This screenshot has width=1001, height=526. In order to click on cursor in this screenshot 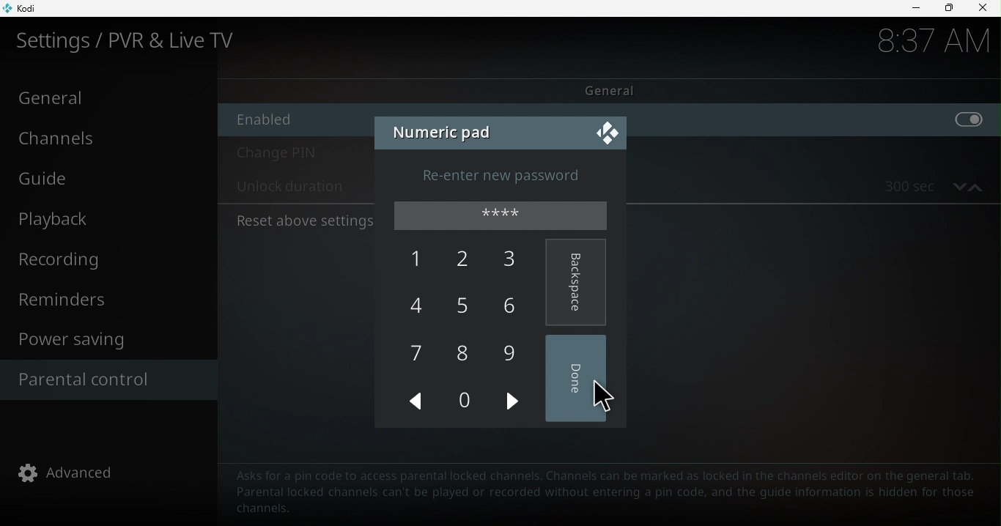, I will do `click(597, 399)`.